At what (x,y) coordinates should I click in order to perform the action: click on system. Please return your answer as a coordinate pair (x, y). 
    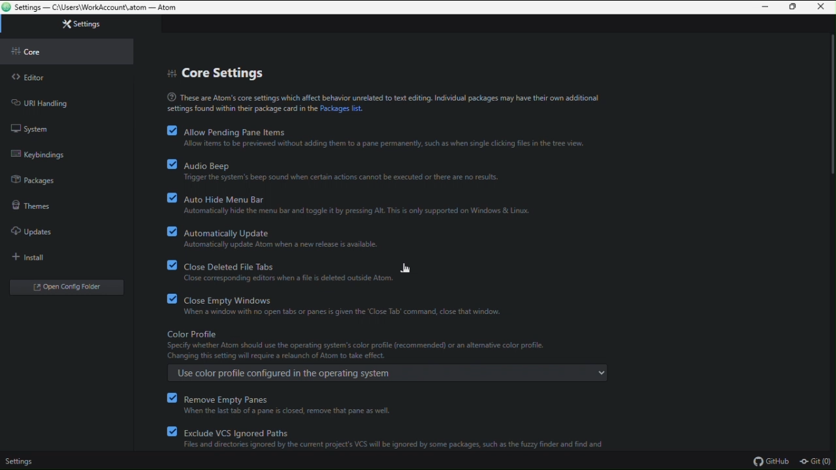
    Looking at the image, I should click on (43, 128).